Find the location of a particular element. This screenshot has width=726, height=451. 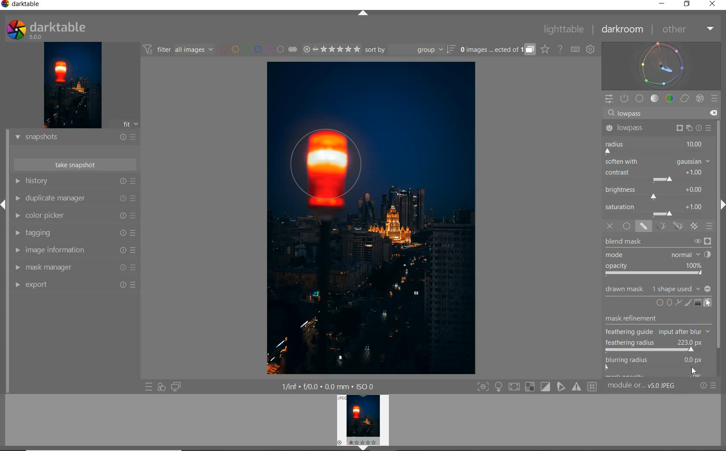

DISPLAYED GUI INFO is located at coordinates (328, 386).